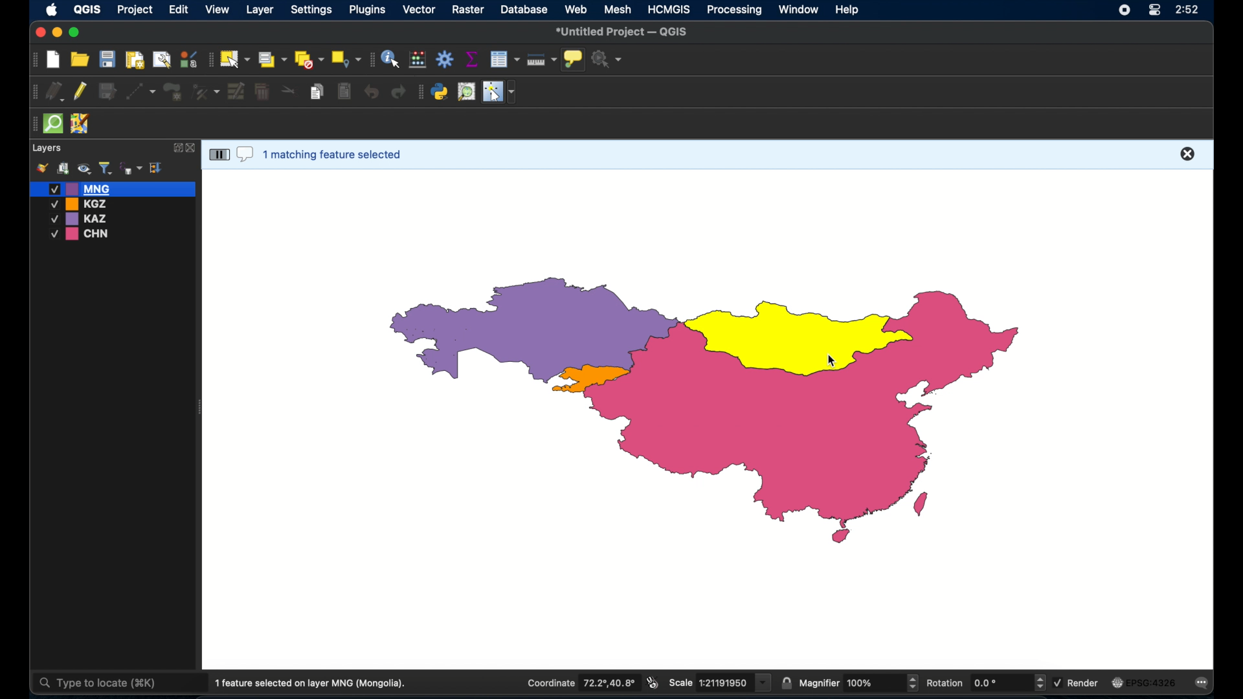 This screenshot has width=1243, height=699. Describe the element at coordinates (1145, 683) in the screenshot. I see `EPSG:4326` at that location.